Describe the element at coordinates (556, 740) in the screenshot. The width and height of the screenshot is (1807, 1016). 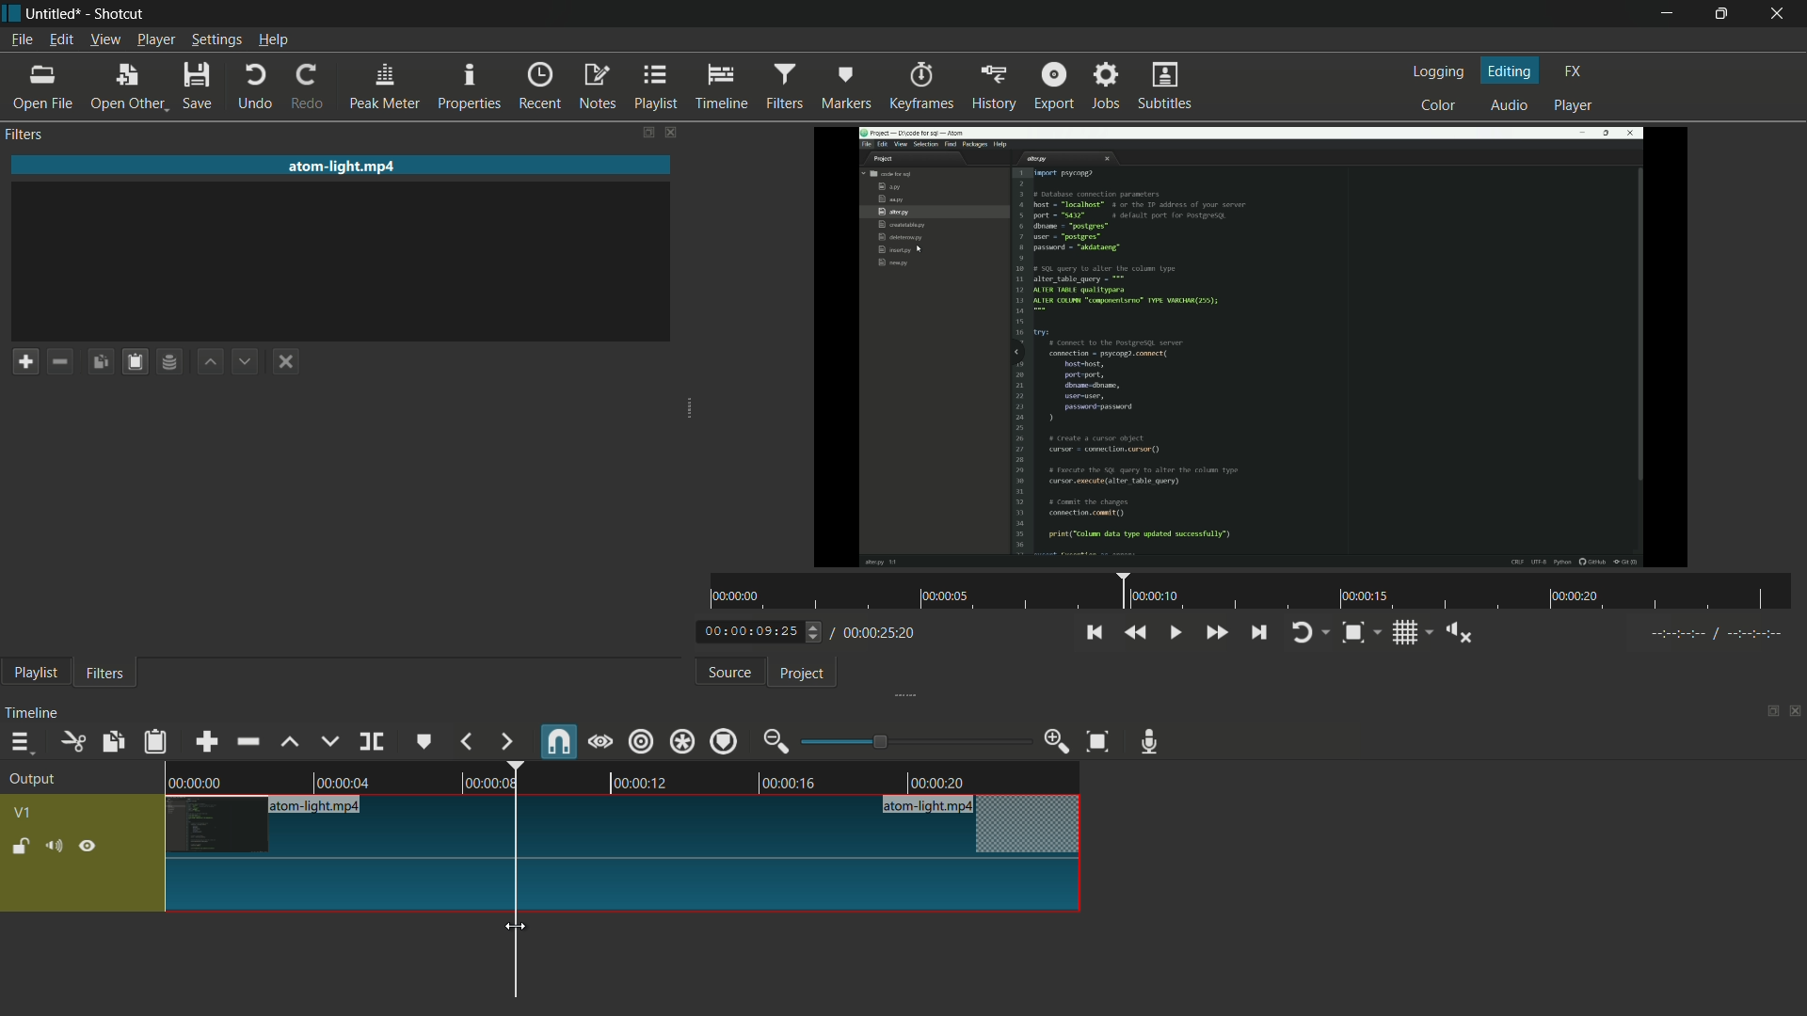
I see `snap` at that location.